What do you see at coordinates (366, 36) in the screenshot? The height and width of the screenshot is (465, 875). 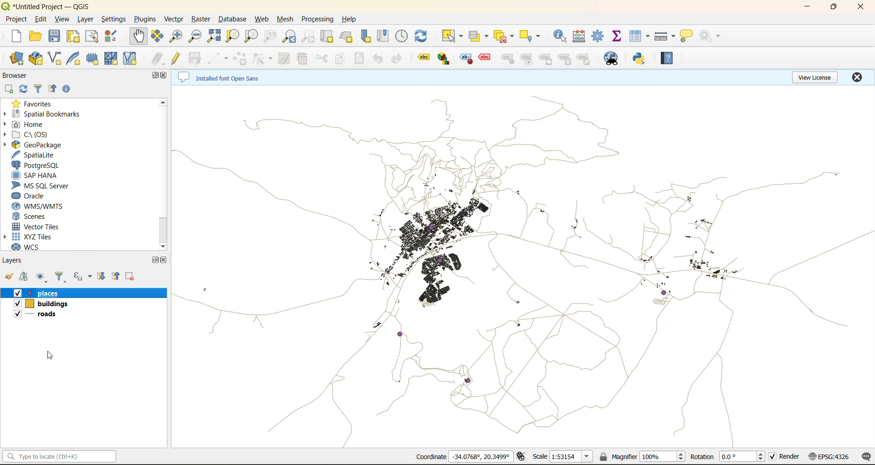 I see `new spatial bookmark` at bounding box center [366, 36].